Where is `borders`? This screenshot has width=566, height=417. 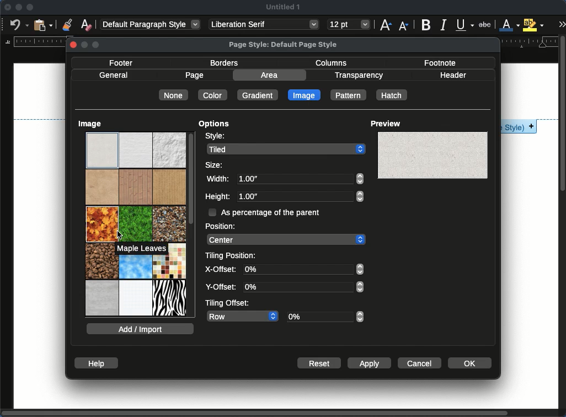 borders is located at coordinates (225, 63).